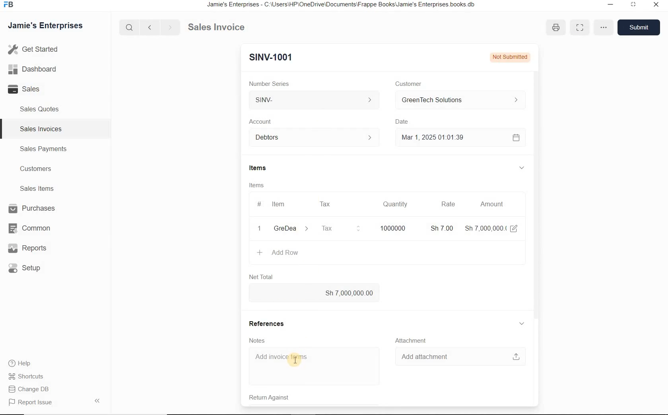 The width and height of the screenshot is (668, 415). What do you see at coordinates (459, 355) in the screenshot?
I see `‘Add attachment` at bounding box center [459, 355].